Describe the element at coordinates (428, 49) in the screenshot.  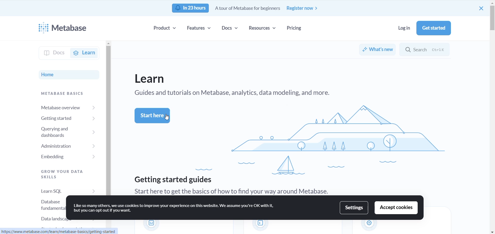
I see `search ` at that location.